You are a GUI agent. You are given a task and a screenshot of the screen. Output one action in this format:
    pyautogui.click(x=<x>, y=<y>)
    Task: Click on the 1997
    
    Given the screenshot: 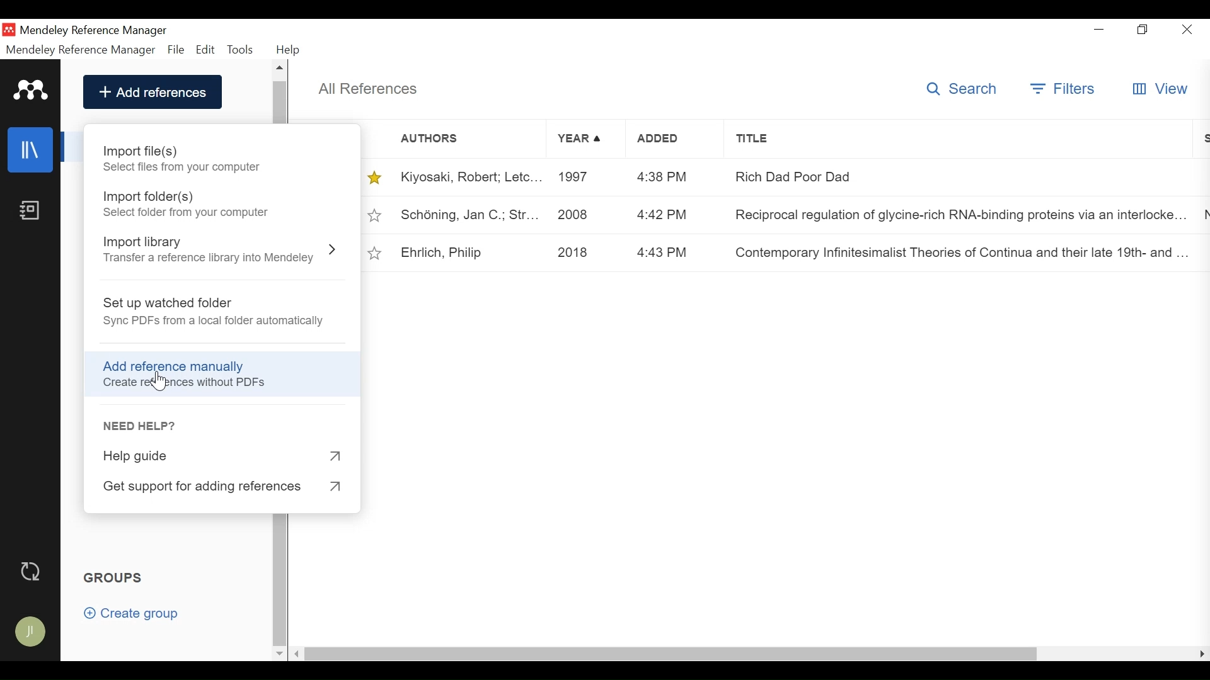 What is the action you would take?
    pyautogui.click(x=579, y=178)
    